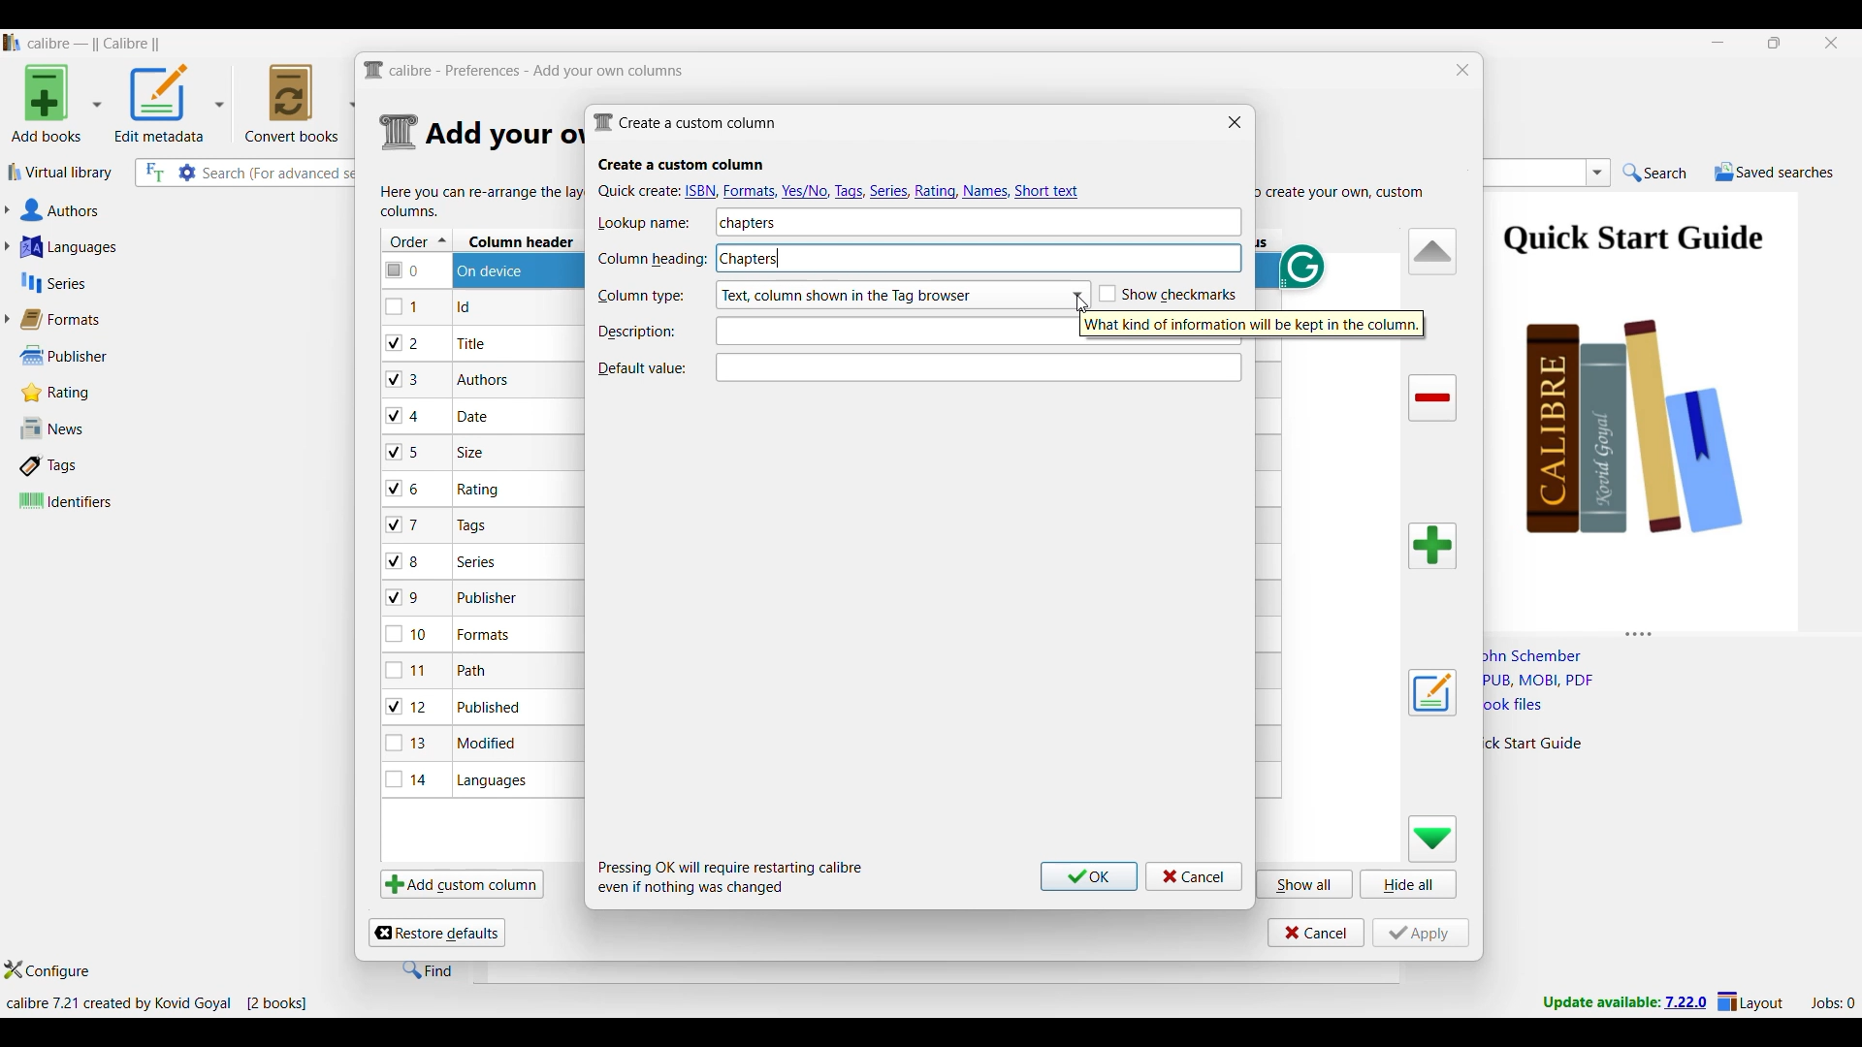 The width and height of the screenshot is (1862, 1047). I want to click on Restore defaults, so click(436, 933).